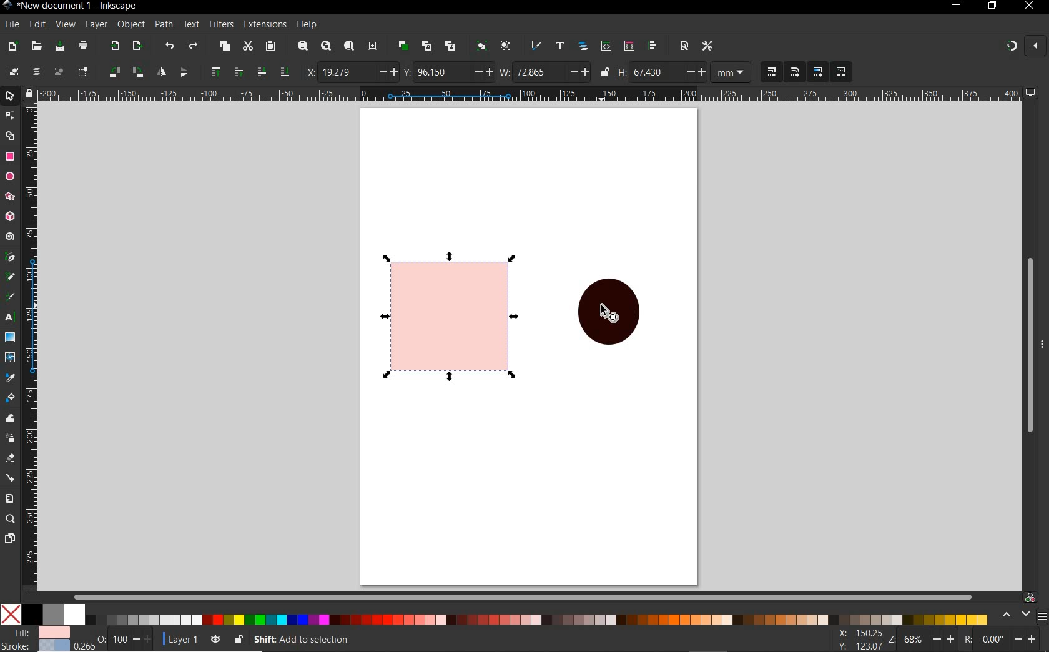 The height and width of the screenshot is (652, 1049). What do you see at coordinates (192, 24) in the screenshot?
I see `text` at bounding box center [192, 24].